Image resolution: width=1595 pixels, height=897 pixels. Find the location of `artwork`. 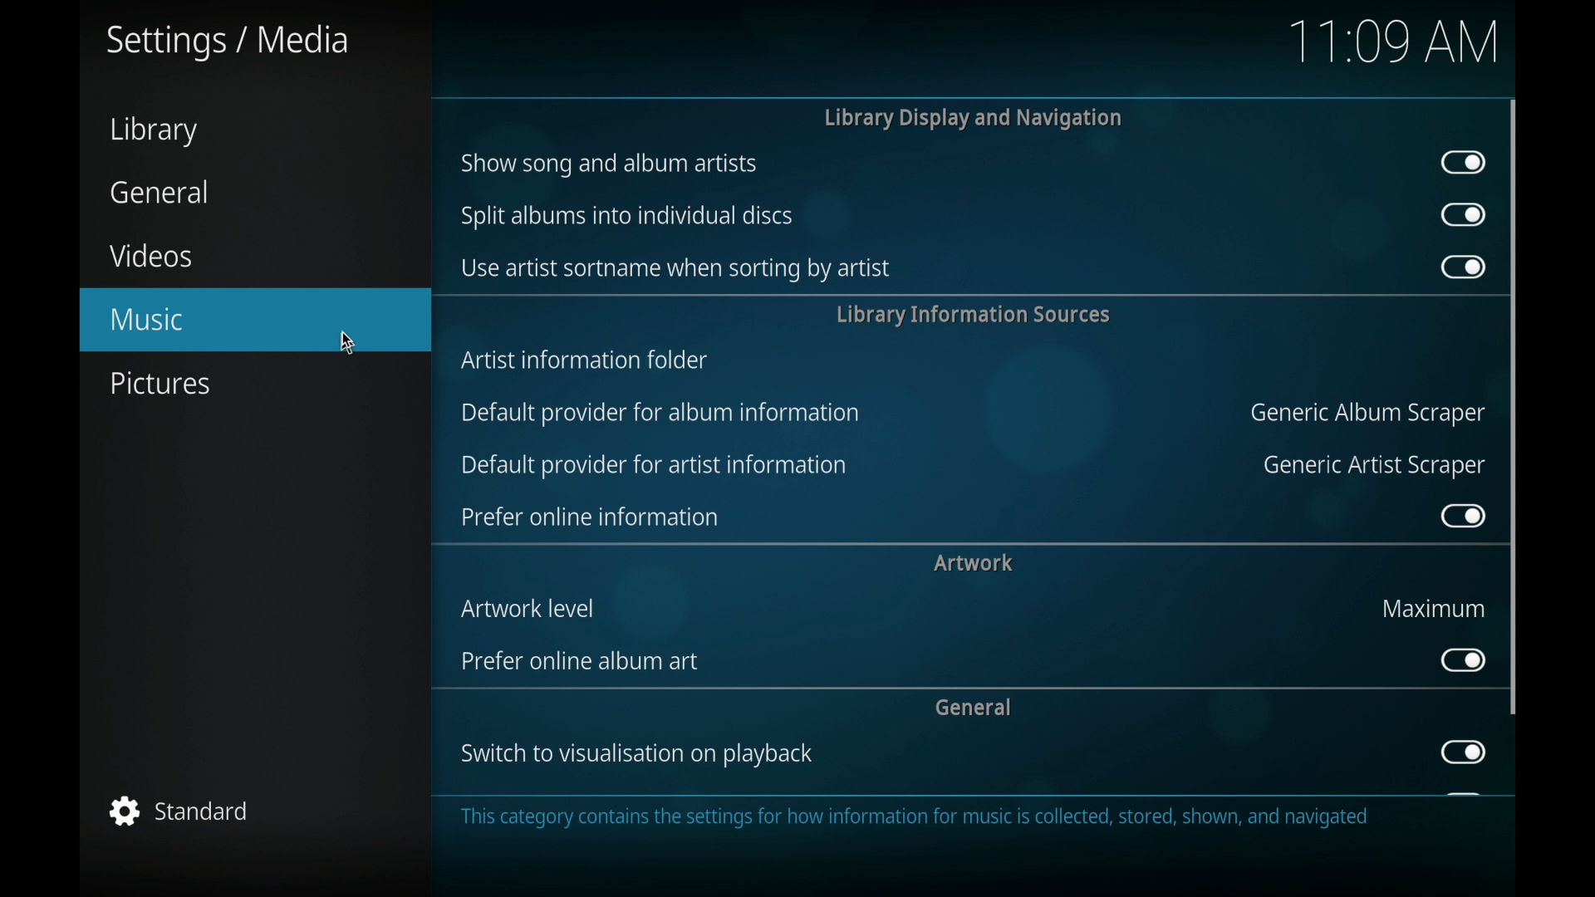

artwork is located at coordinates (974, 562).